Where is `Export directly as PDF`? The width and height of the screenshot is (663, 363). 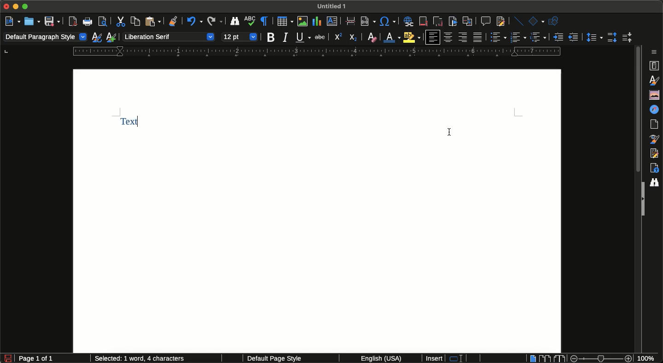
Export directly as PDF is located at coordinates (73, 22).